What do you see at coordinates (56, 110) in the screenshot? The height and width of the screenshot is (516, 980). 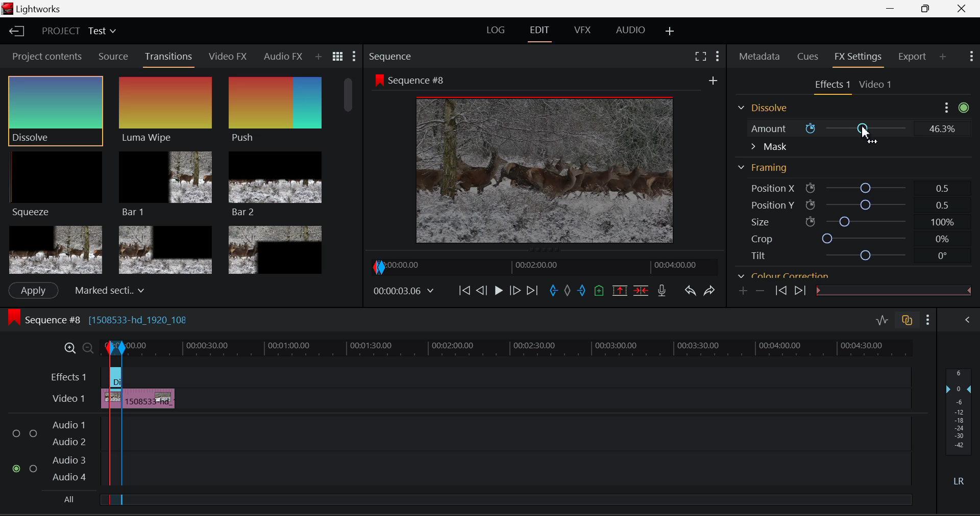 I see `Cursor MOUSE_DOWN on Dissolve` at bounding box center [56, 110].